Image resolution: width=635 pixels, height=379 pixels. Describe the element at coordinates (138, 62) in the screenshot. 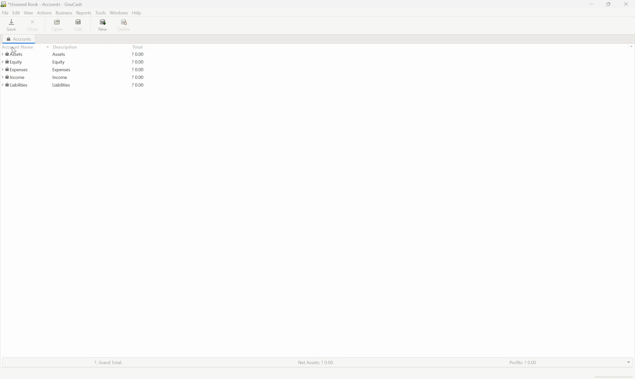

I see `? 0.00` at that location.